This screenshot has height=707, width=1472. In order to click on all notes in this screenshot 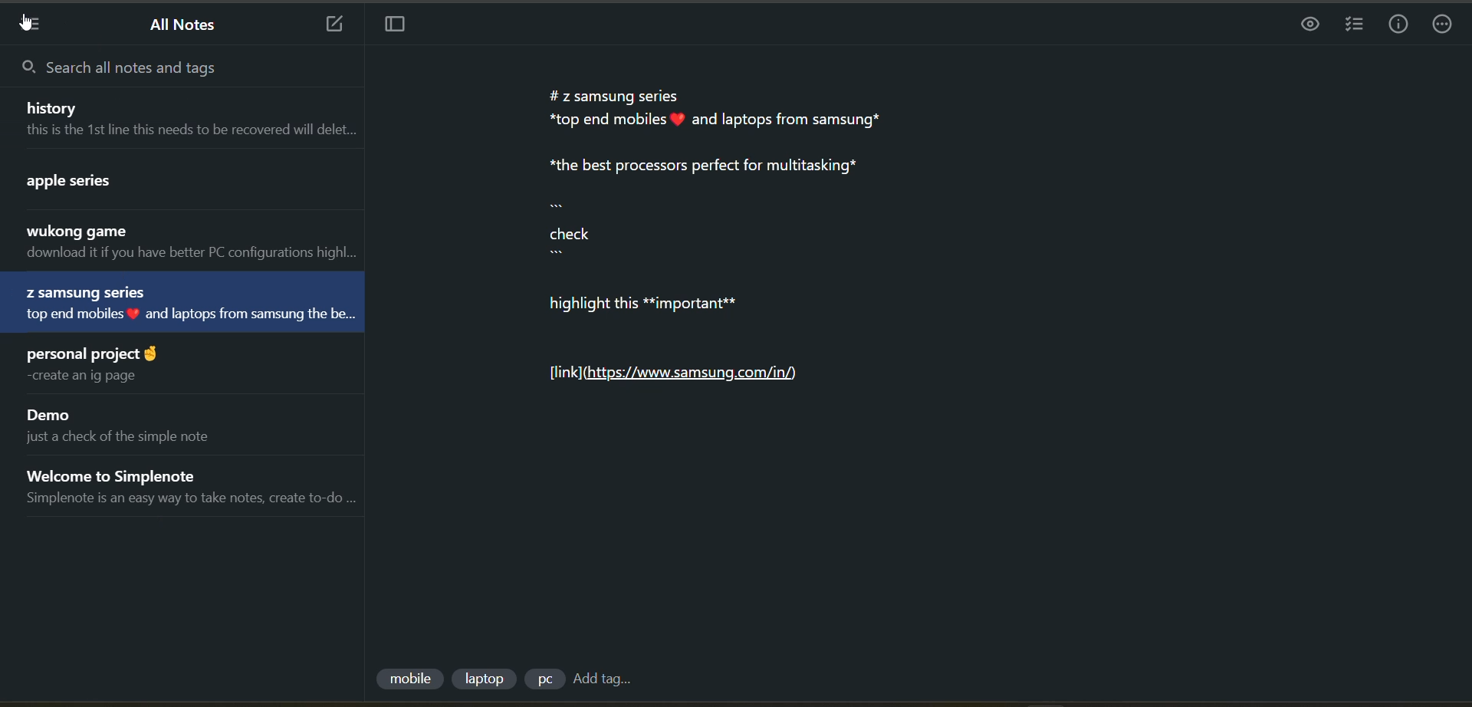, I will do `click(191, 25)`.